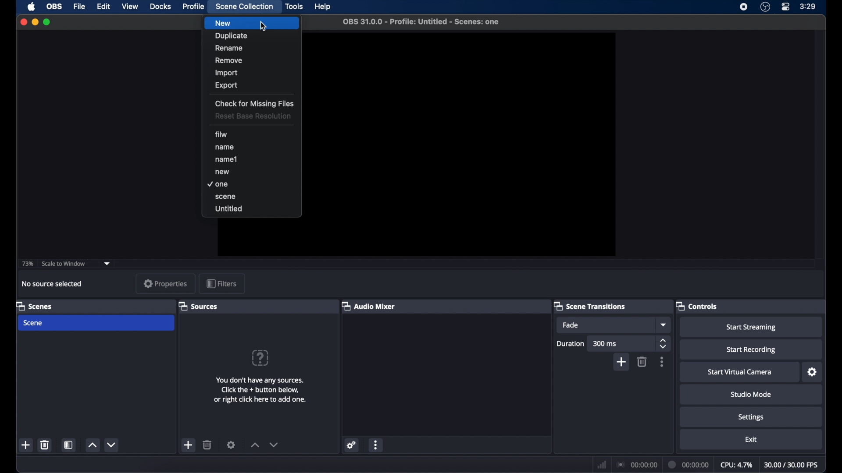 The width and height of the screenshot is (842, 473). I want to click on scale to window, so click(64, 264).